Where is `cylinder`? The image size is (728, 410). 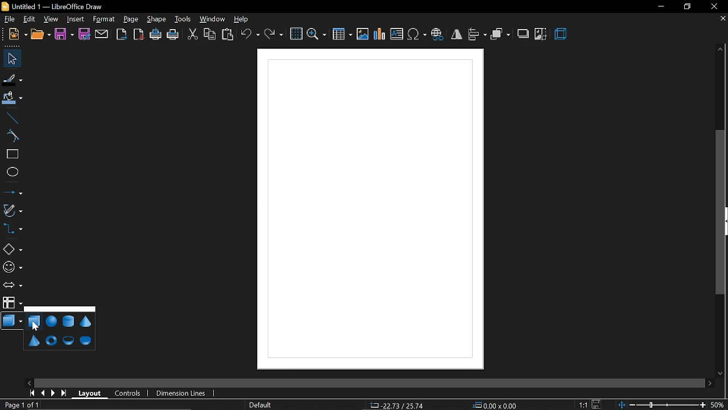 cylinder is located at coordinates (69, 321).